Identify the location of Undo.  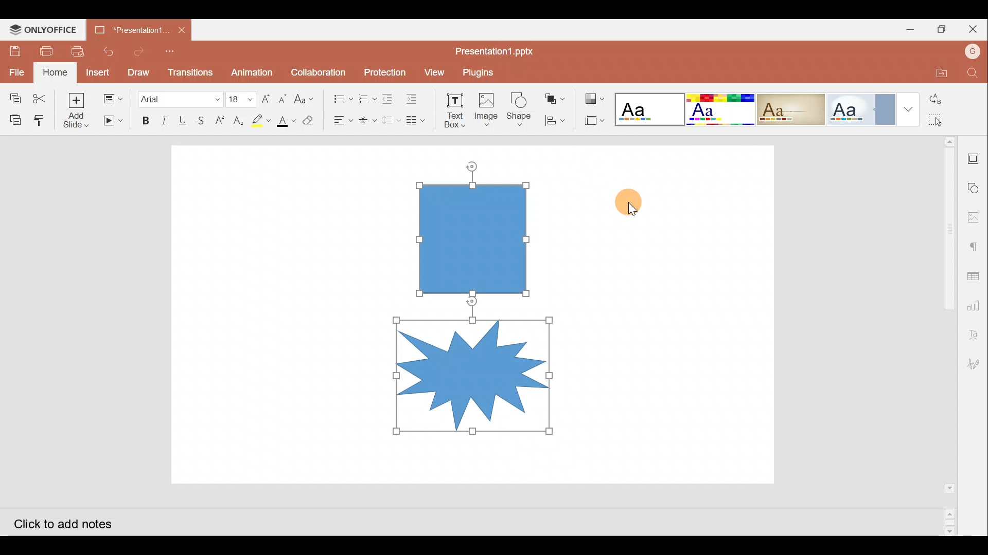
(107, 51).